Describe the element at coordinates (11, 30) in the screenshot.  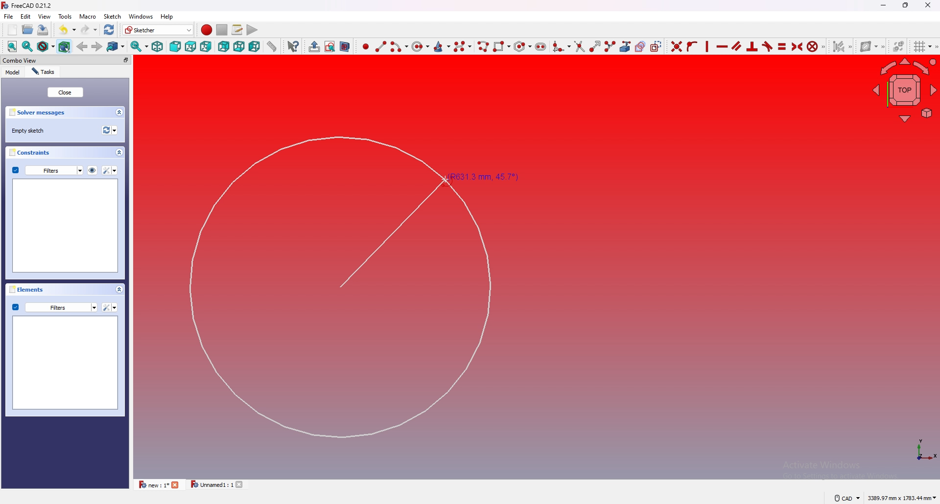
I see `new` at that location.